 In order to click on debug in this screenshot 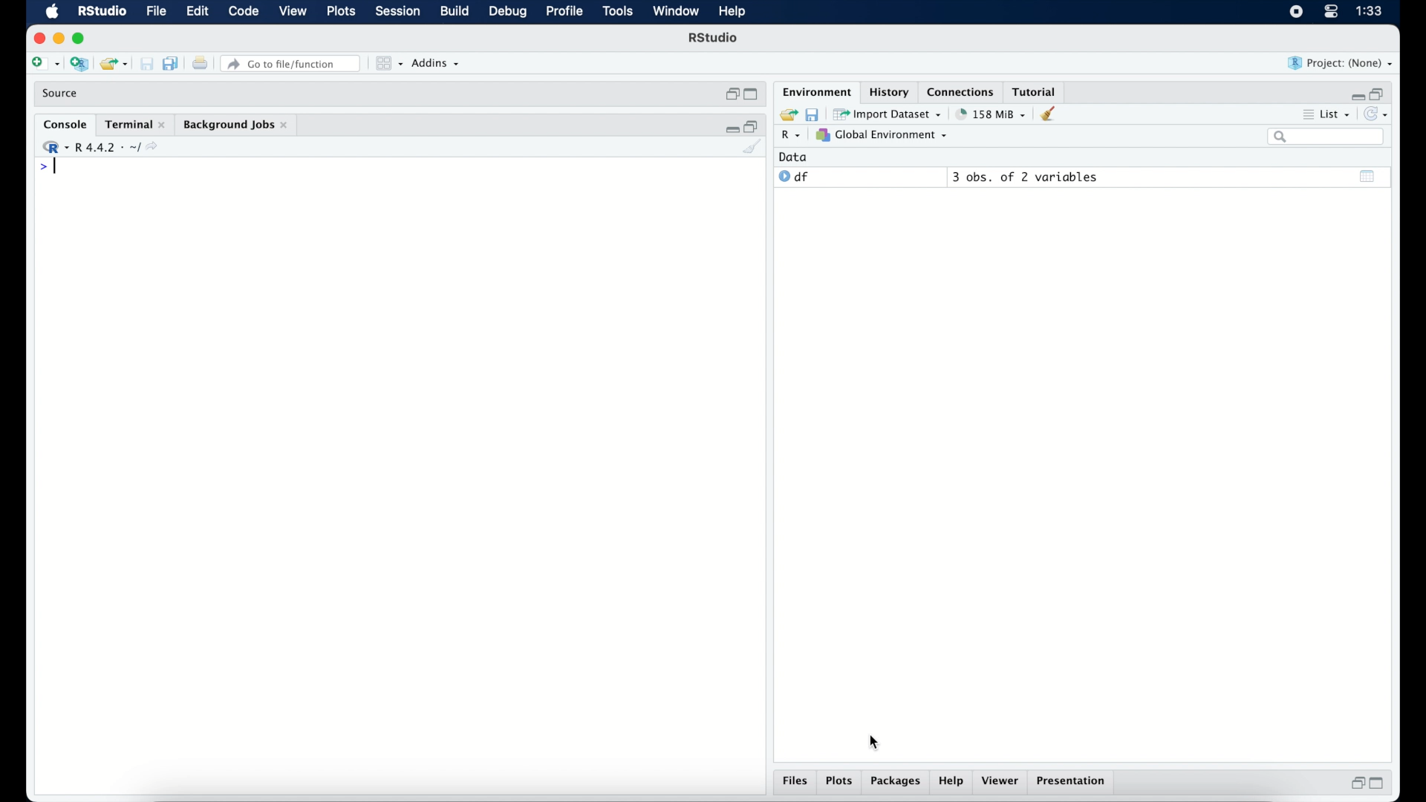, I will do `click(508, 13)`.